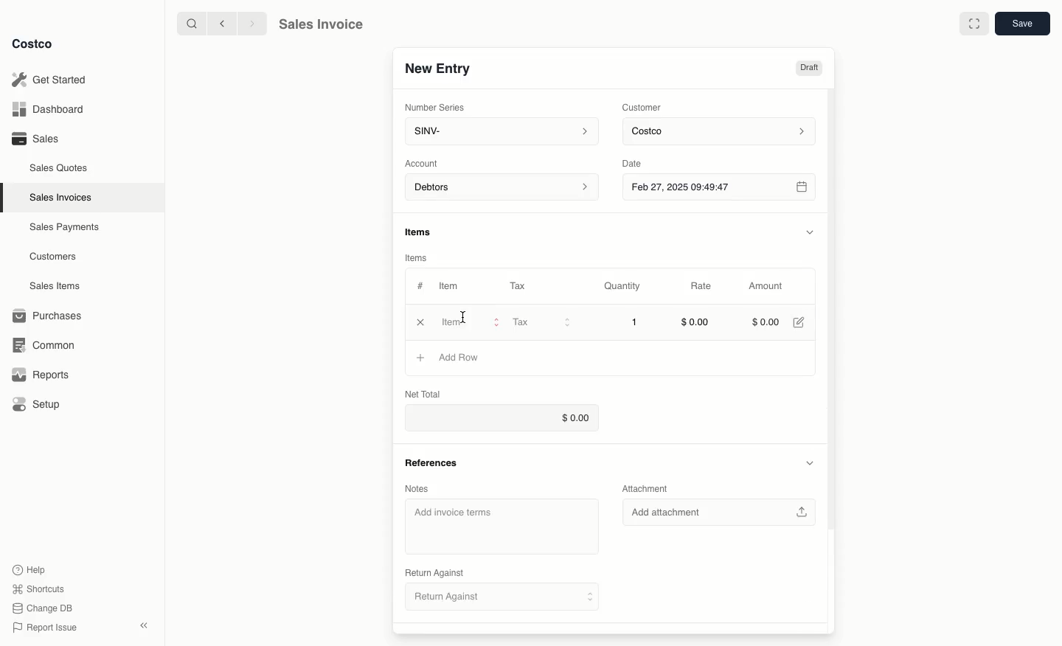 The width and height of the screenshot is (1062, 646). Describe the element at coordinates (468, 316) in the screenshot. I see `cursor` at that location.